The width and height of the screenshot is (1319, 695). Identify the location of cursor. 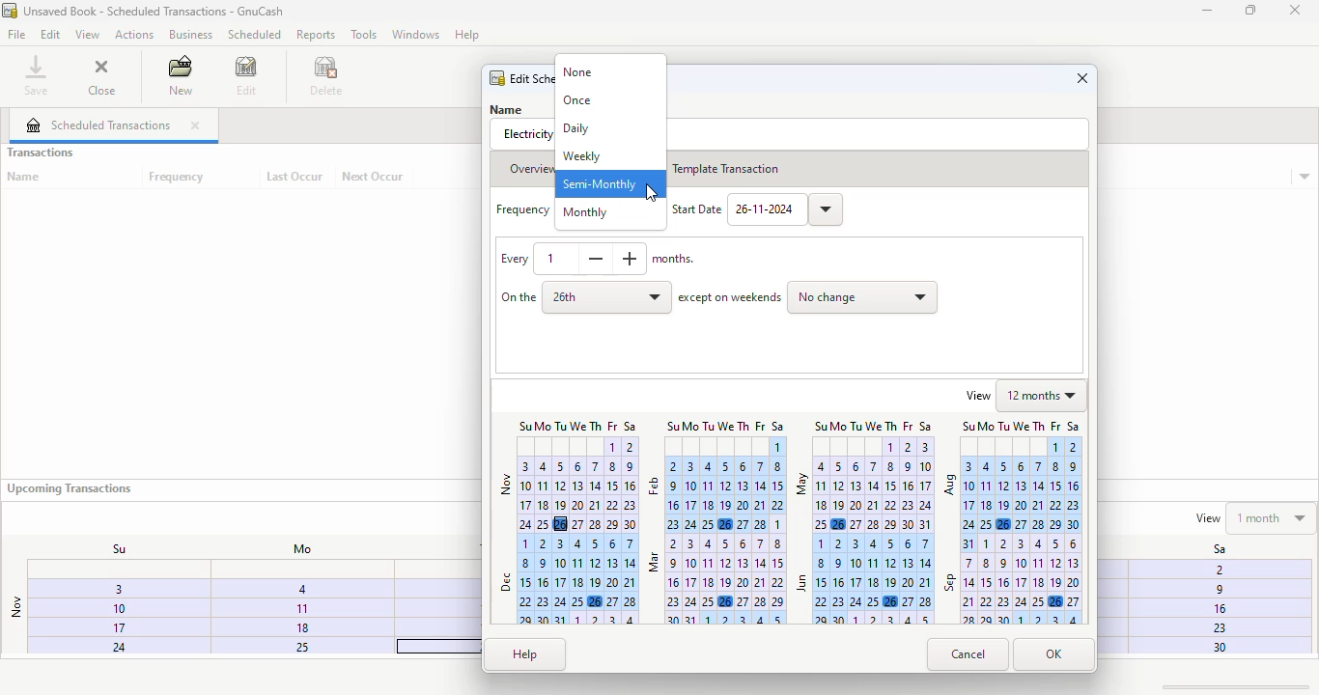
(653, 193).